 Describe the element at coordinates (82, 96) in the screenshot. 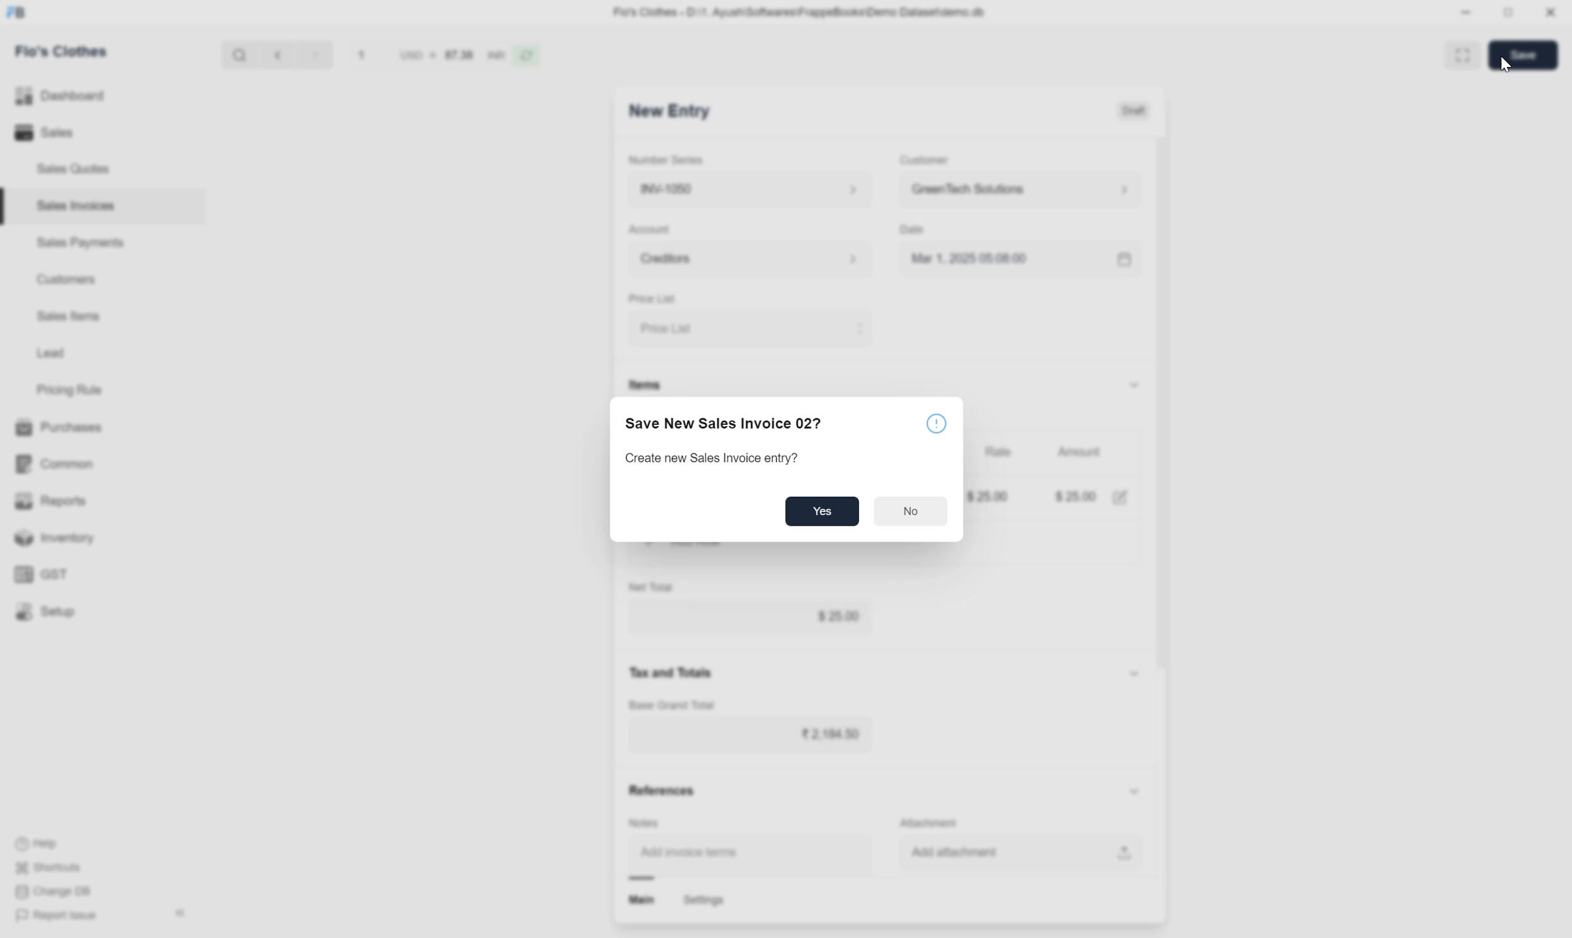

I see `Dashboard ` at that location.